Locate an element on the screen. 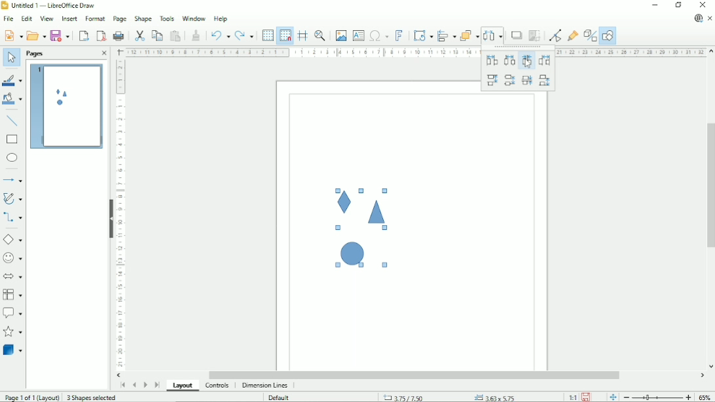  Horizontal scrollbar is located at coordinates (416, 375).